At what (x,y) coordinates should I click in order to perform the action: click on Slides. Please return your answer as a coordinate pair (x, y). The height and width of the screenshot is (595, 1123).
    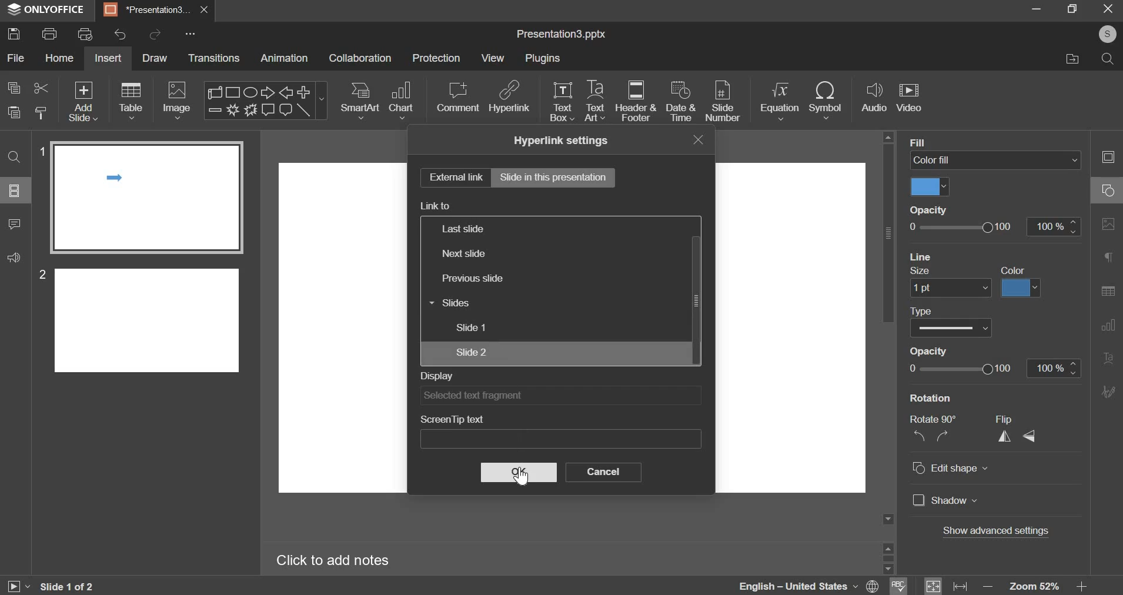
    Looking at the image, I should click on (480, 304).